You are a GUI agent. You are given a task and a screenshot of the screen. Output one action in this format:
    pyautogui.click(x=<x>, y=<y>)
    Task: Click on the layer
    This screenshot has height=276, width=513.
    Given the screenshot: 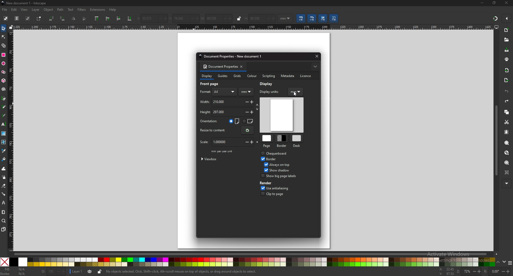 What is the action you would take?
    pyautogui.click(x=36, y=10)
    